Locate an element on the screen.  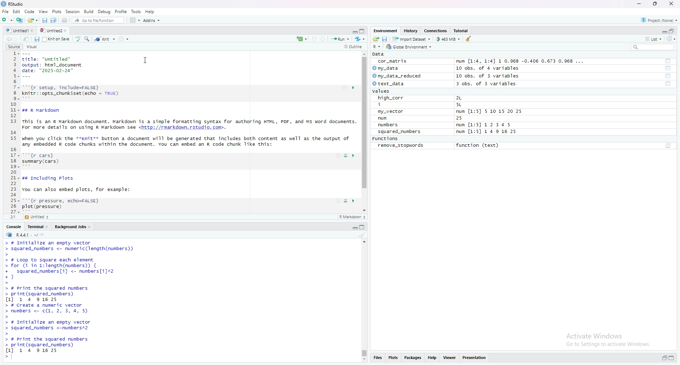
Scrollbar down is located at coordinates (365, 210).